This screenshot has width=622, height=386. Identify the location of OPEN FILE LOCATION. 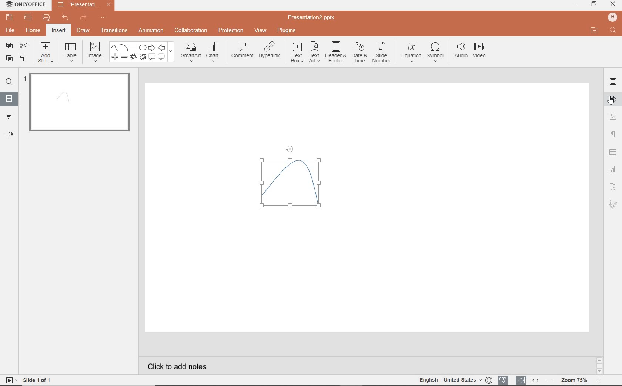
(595, 31).